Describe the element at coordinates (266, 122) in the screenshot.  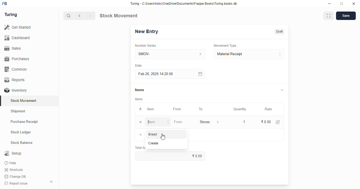
I see `₹0.00` at that location.